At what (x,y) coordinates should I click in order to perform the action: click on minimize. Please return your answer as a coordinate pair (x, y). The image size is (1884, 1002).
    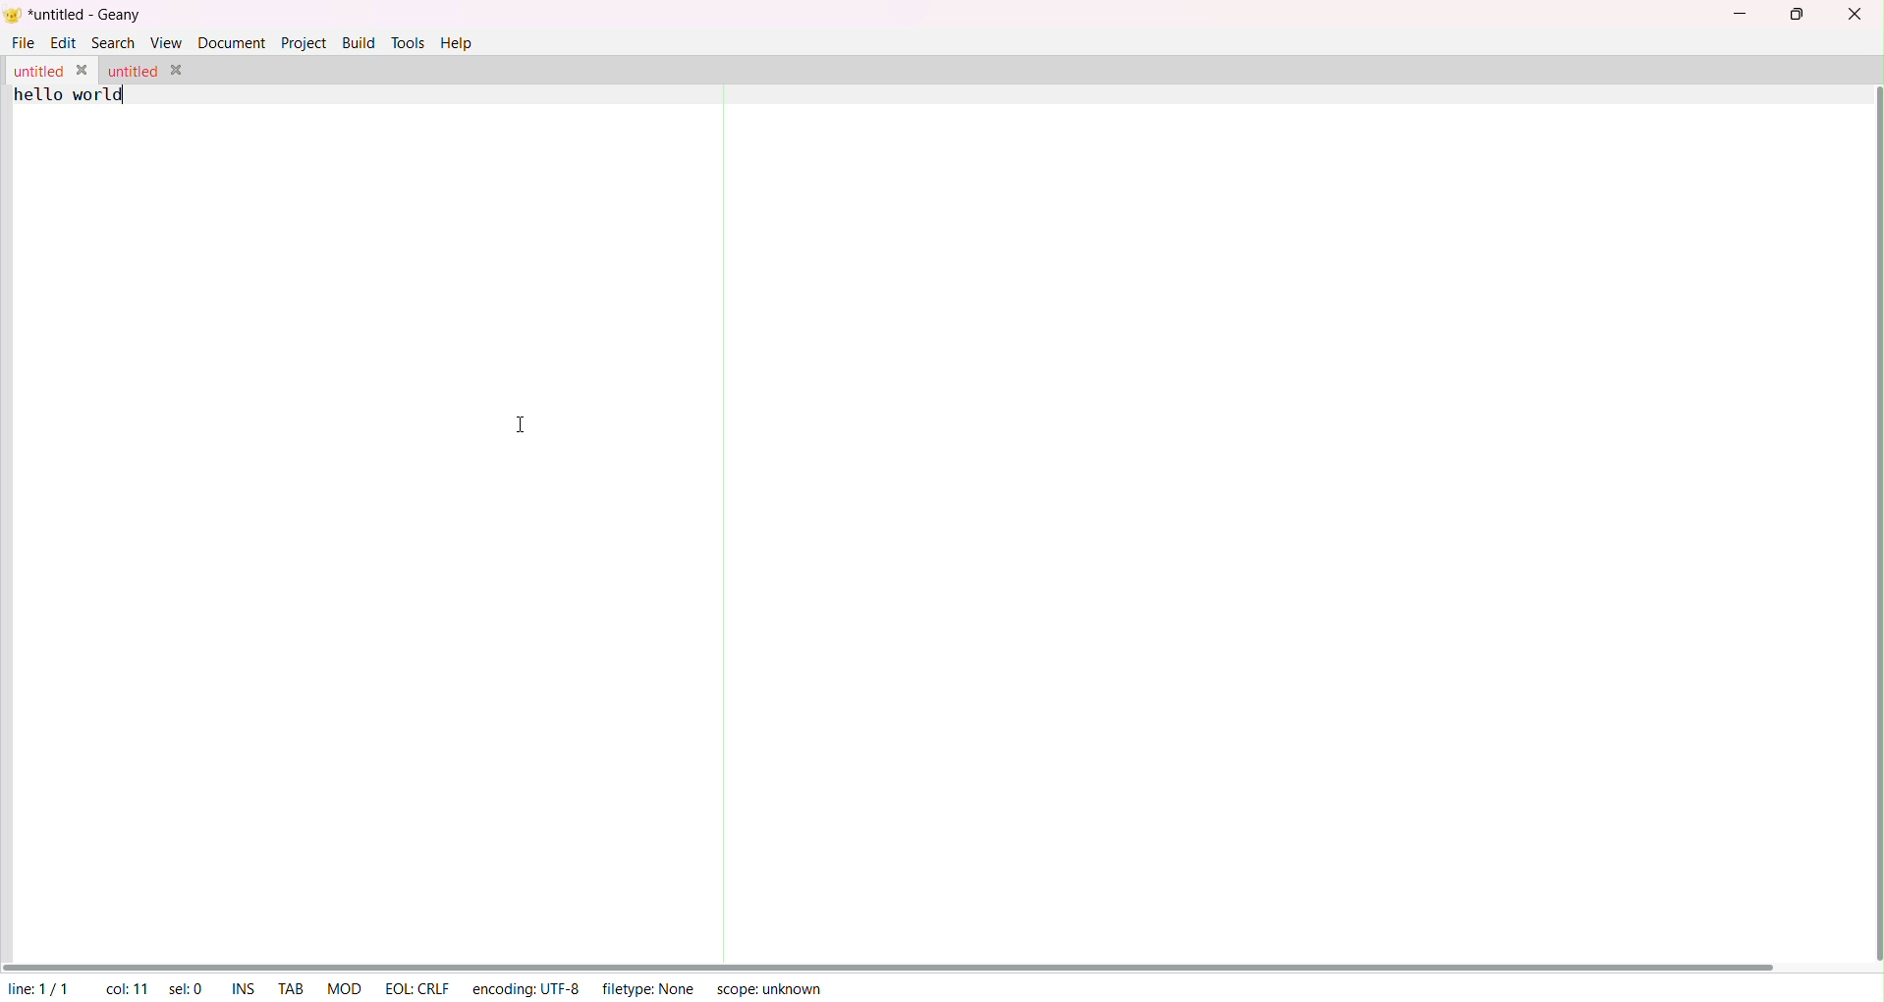
    Looking at the image, I should click on (1738, 13).